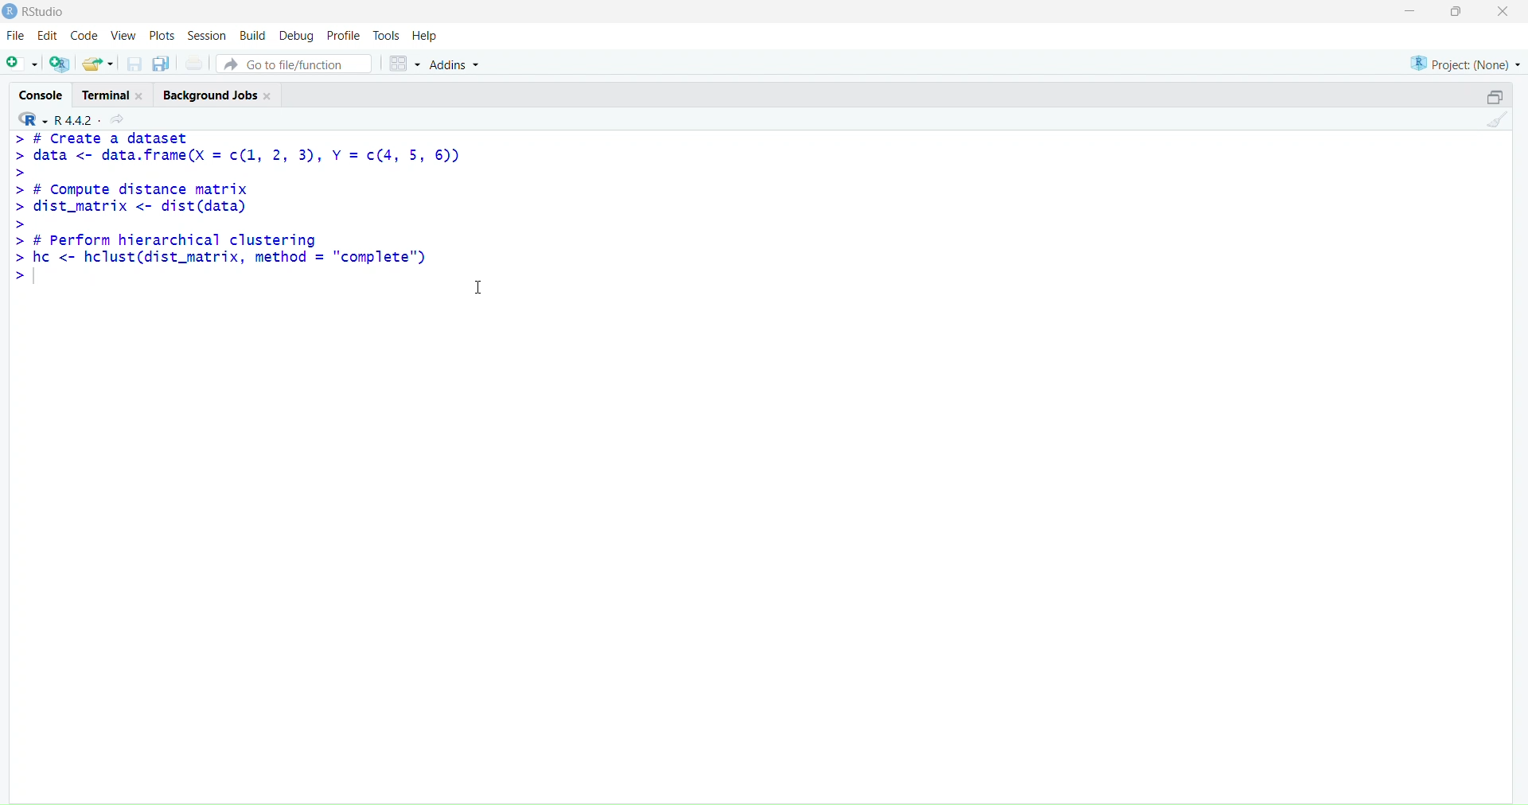 This screenshot has width=1528, height=805. I want to click on Close, so click(1503, 16).